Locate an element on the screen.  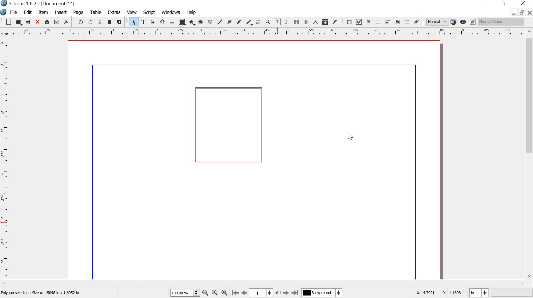
line is located at coordinates (220, 22).